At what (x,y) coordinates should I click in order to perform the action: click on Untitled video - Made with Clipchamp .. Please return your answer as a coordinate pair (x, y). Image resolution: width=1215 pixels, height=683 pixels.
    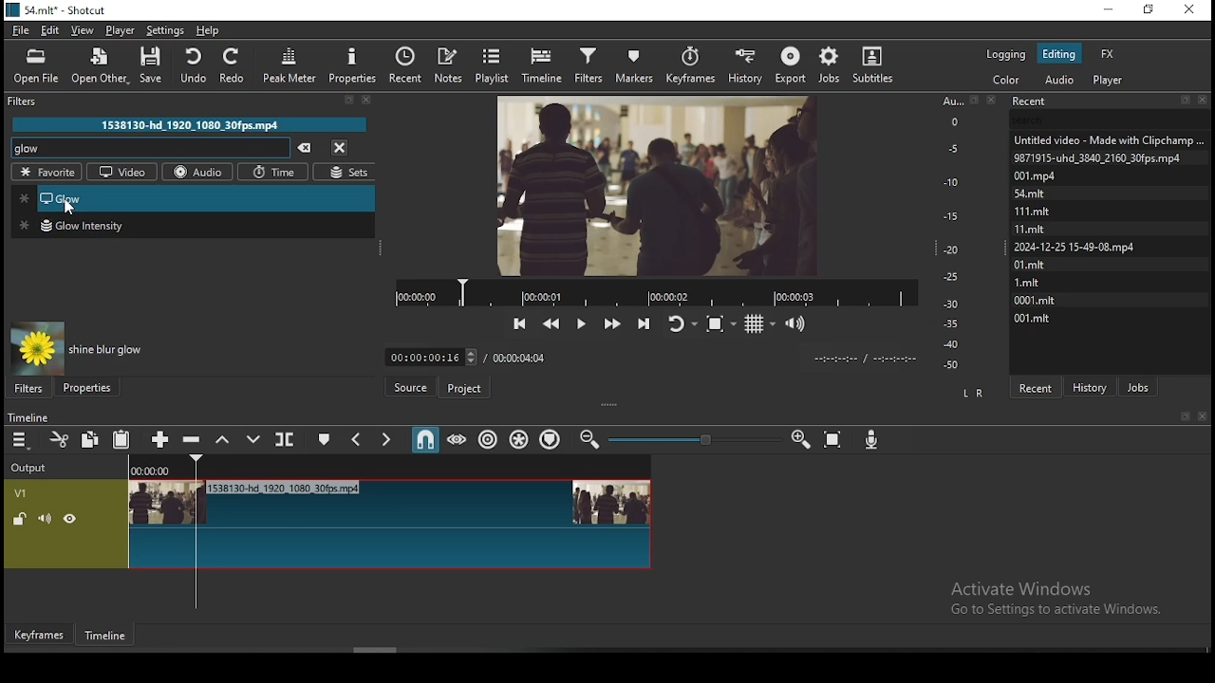
    Looking at the image, I should click on (1108, 138).